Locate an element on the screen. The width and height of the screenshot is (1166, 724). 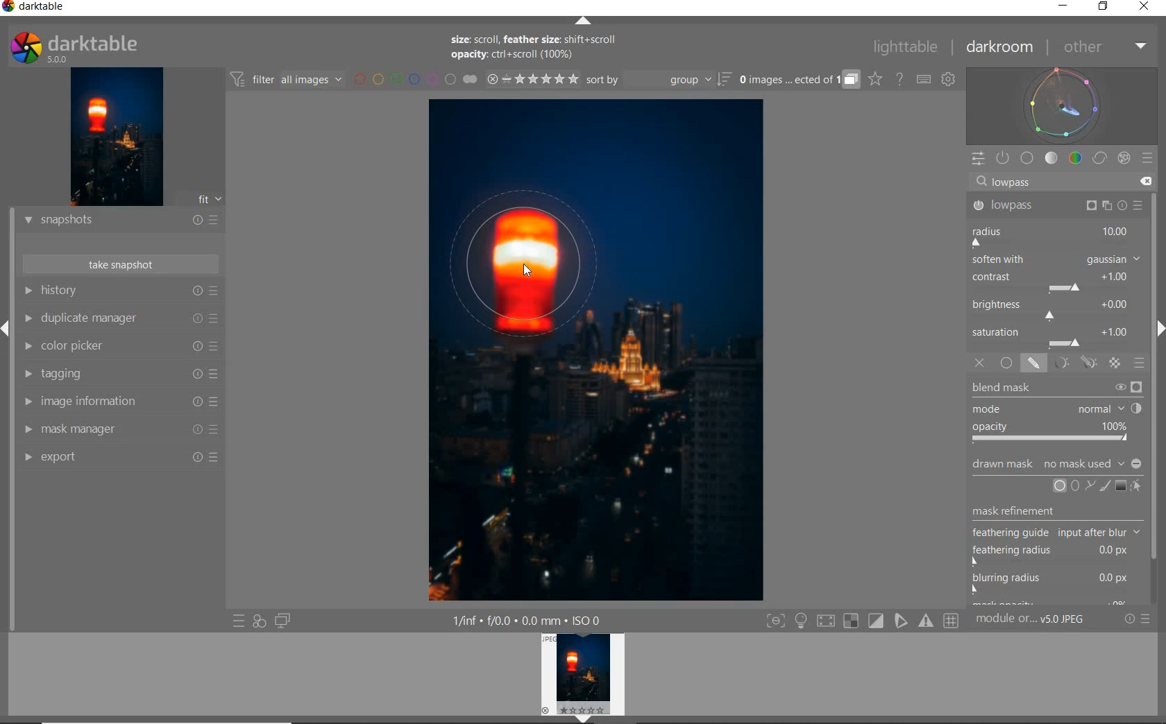
LIGHTTABLE is located at coordinates (907, 46).